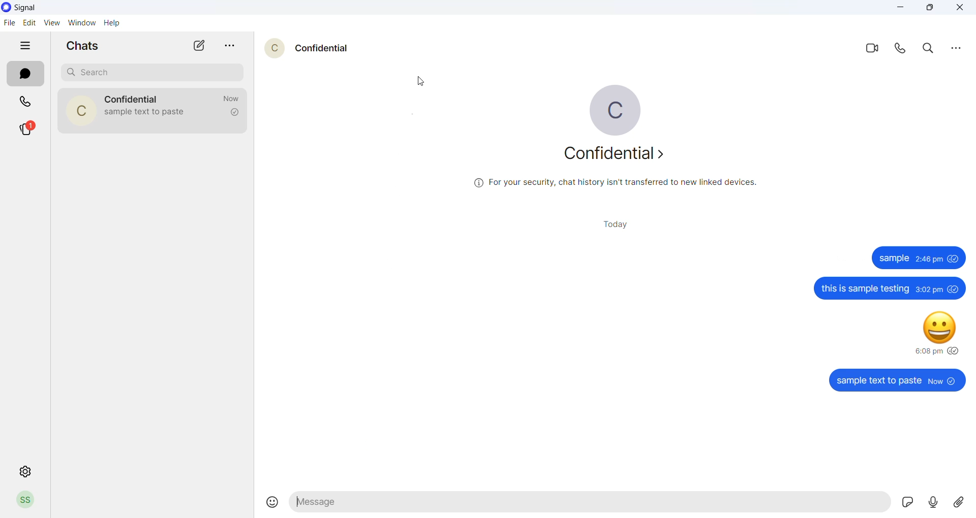 Image resolution: width=976 pixels, height=518 pixels. What do you see at coordinates (934, 502) in the screenshot?
I see `voice note` at bounding box center [934, 502].